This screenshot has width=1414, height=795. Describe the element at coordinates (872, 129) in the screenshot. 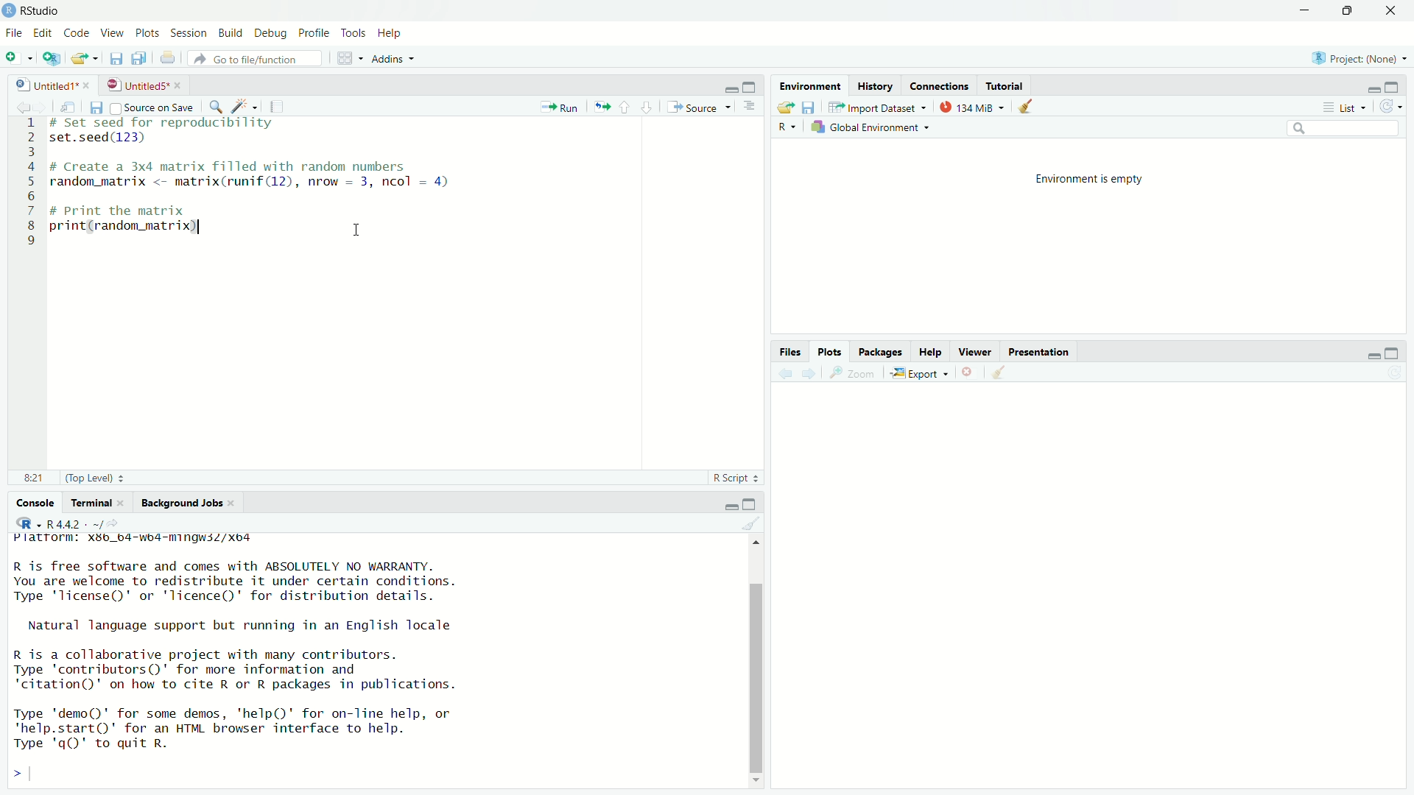

I see `kh Global Environment +` at that location.